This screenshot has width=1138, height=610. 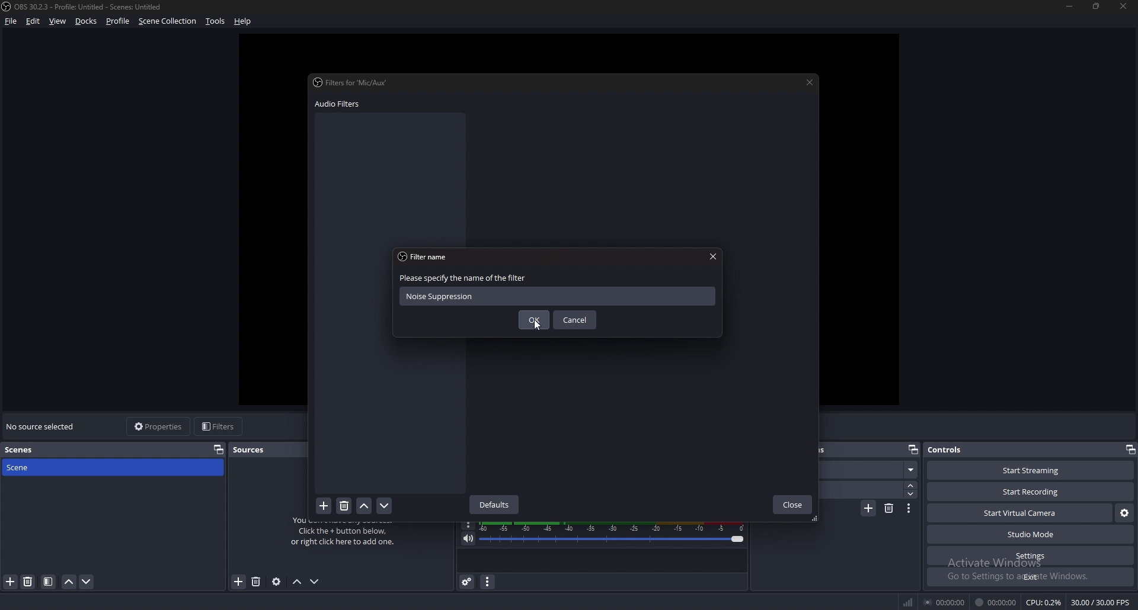 I want to click on move scene down, so click(x=86, y=582).